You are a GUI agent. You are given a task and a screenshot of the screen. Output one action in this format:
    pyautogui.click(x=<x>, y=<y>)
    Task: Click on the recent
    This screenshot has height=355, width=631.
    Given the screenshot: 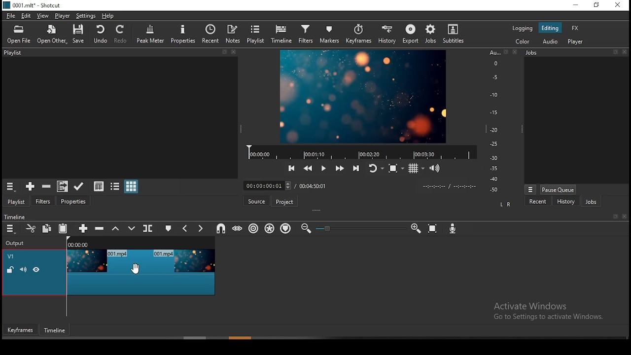 What is the action you would take?
    pyautogui.click(x=211, y=34)
    